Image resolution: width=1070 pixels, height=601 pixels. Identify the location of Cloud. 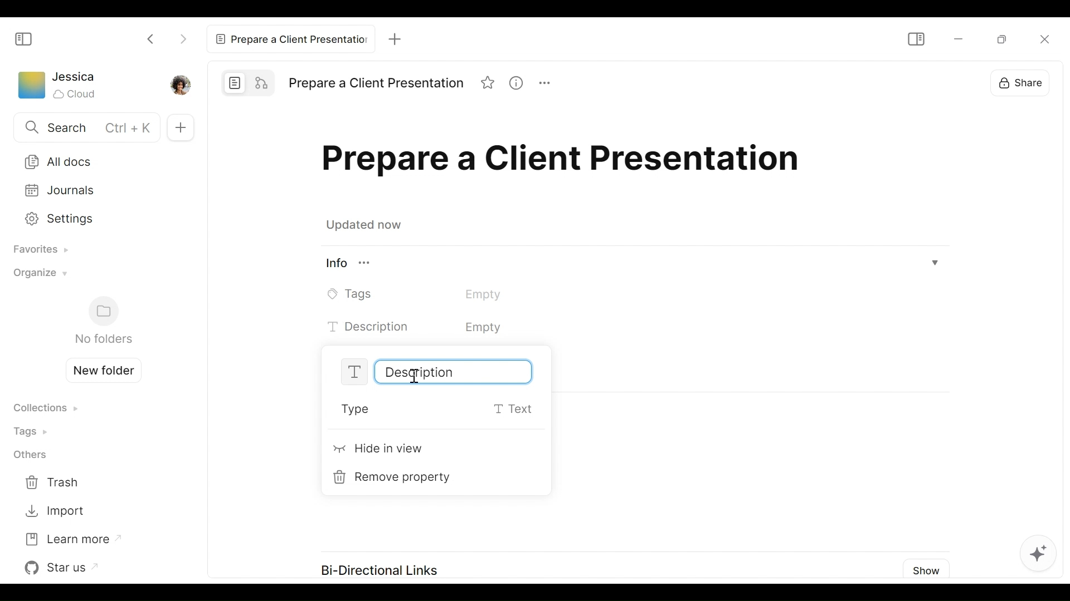
(76, 94).